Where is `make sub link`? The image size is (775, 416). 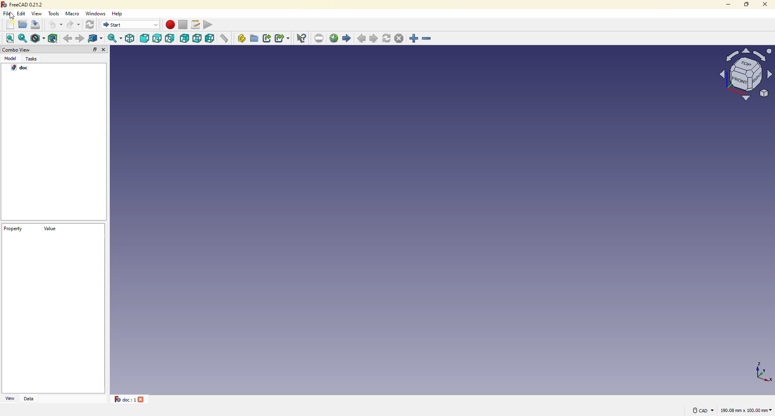 make sub link is located at coordinates (282, 39).